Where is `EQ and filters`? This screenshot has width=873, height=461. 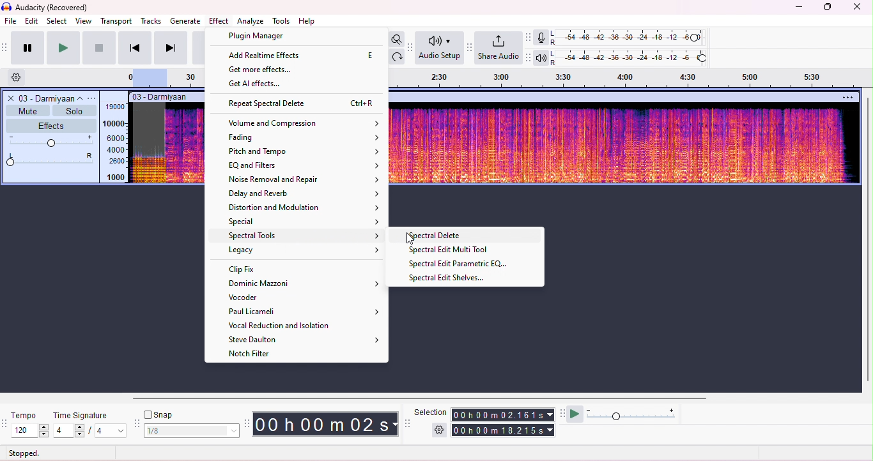 EQ and filters is located at coordinates (304, 165).